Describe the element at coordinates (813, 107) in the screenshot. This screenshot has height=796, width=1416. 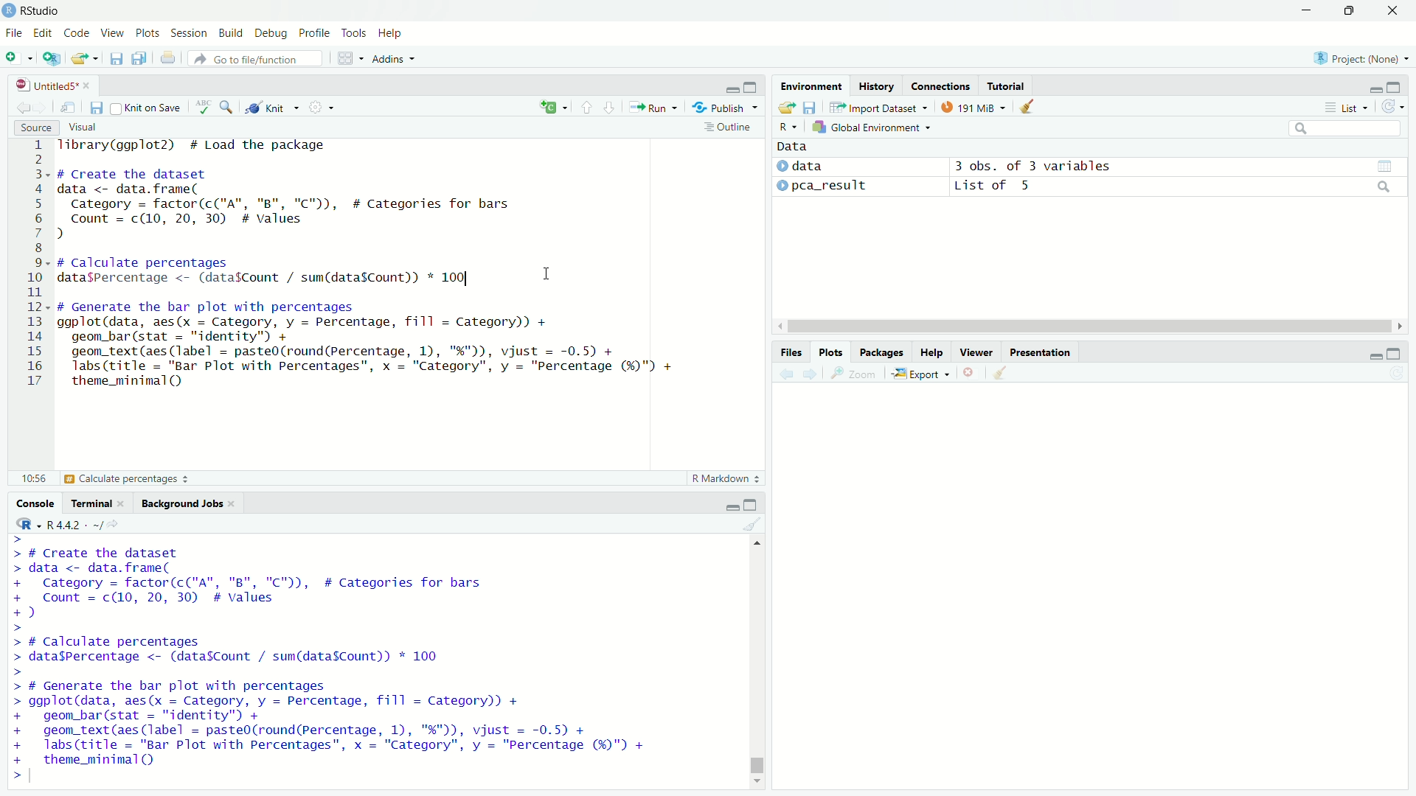
I see `save as workspace` at that location.